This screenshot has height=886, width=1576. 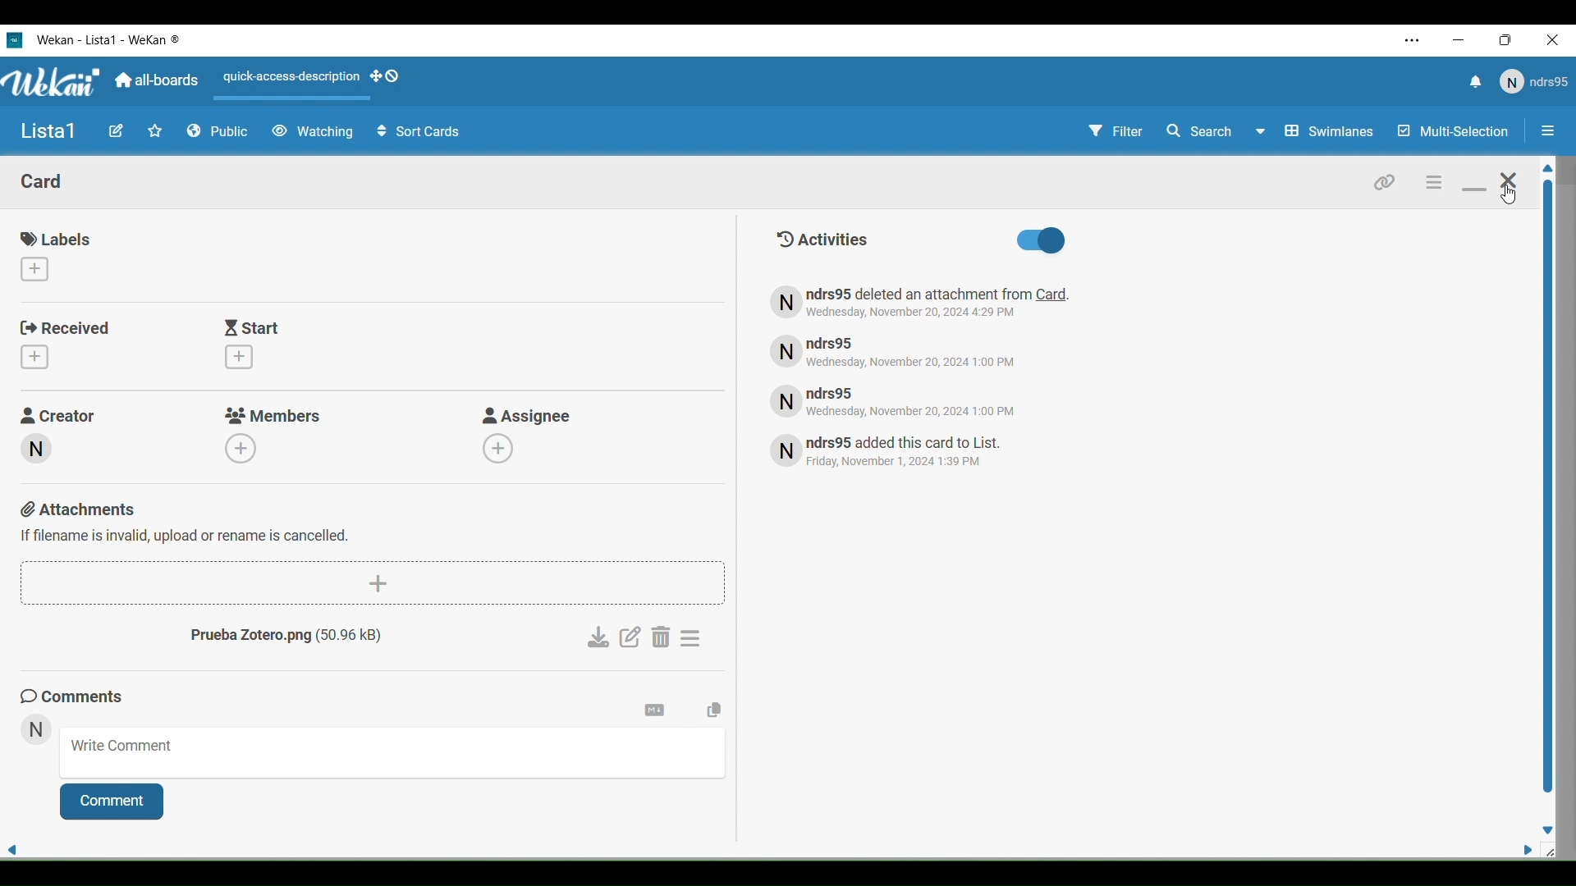 What do you see at coordinates (1545, 133) in the screenshot?
I see `Option` at bounding box center [1545, 133].